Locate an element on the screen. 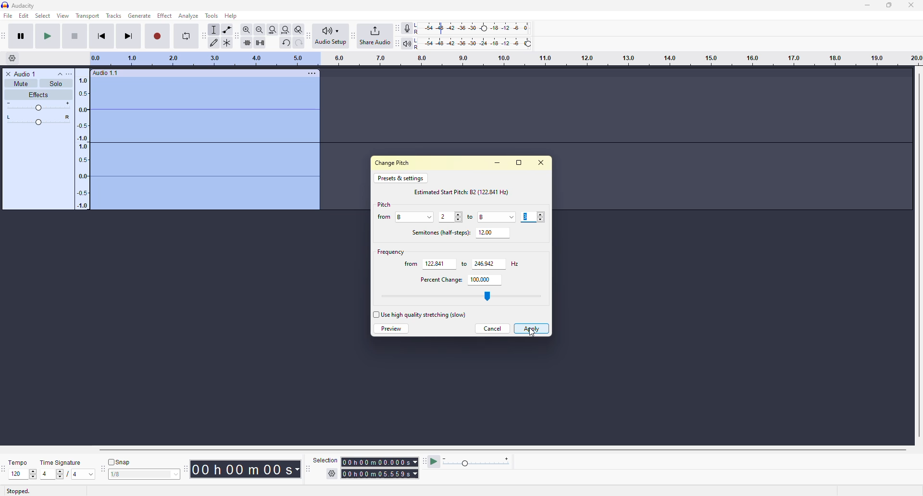 Image resolution: width=923 pixels, height=496 pixels. select is located at coordinates (174, 475).